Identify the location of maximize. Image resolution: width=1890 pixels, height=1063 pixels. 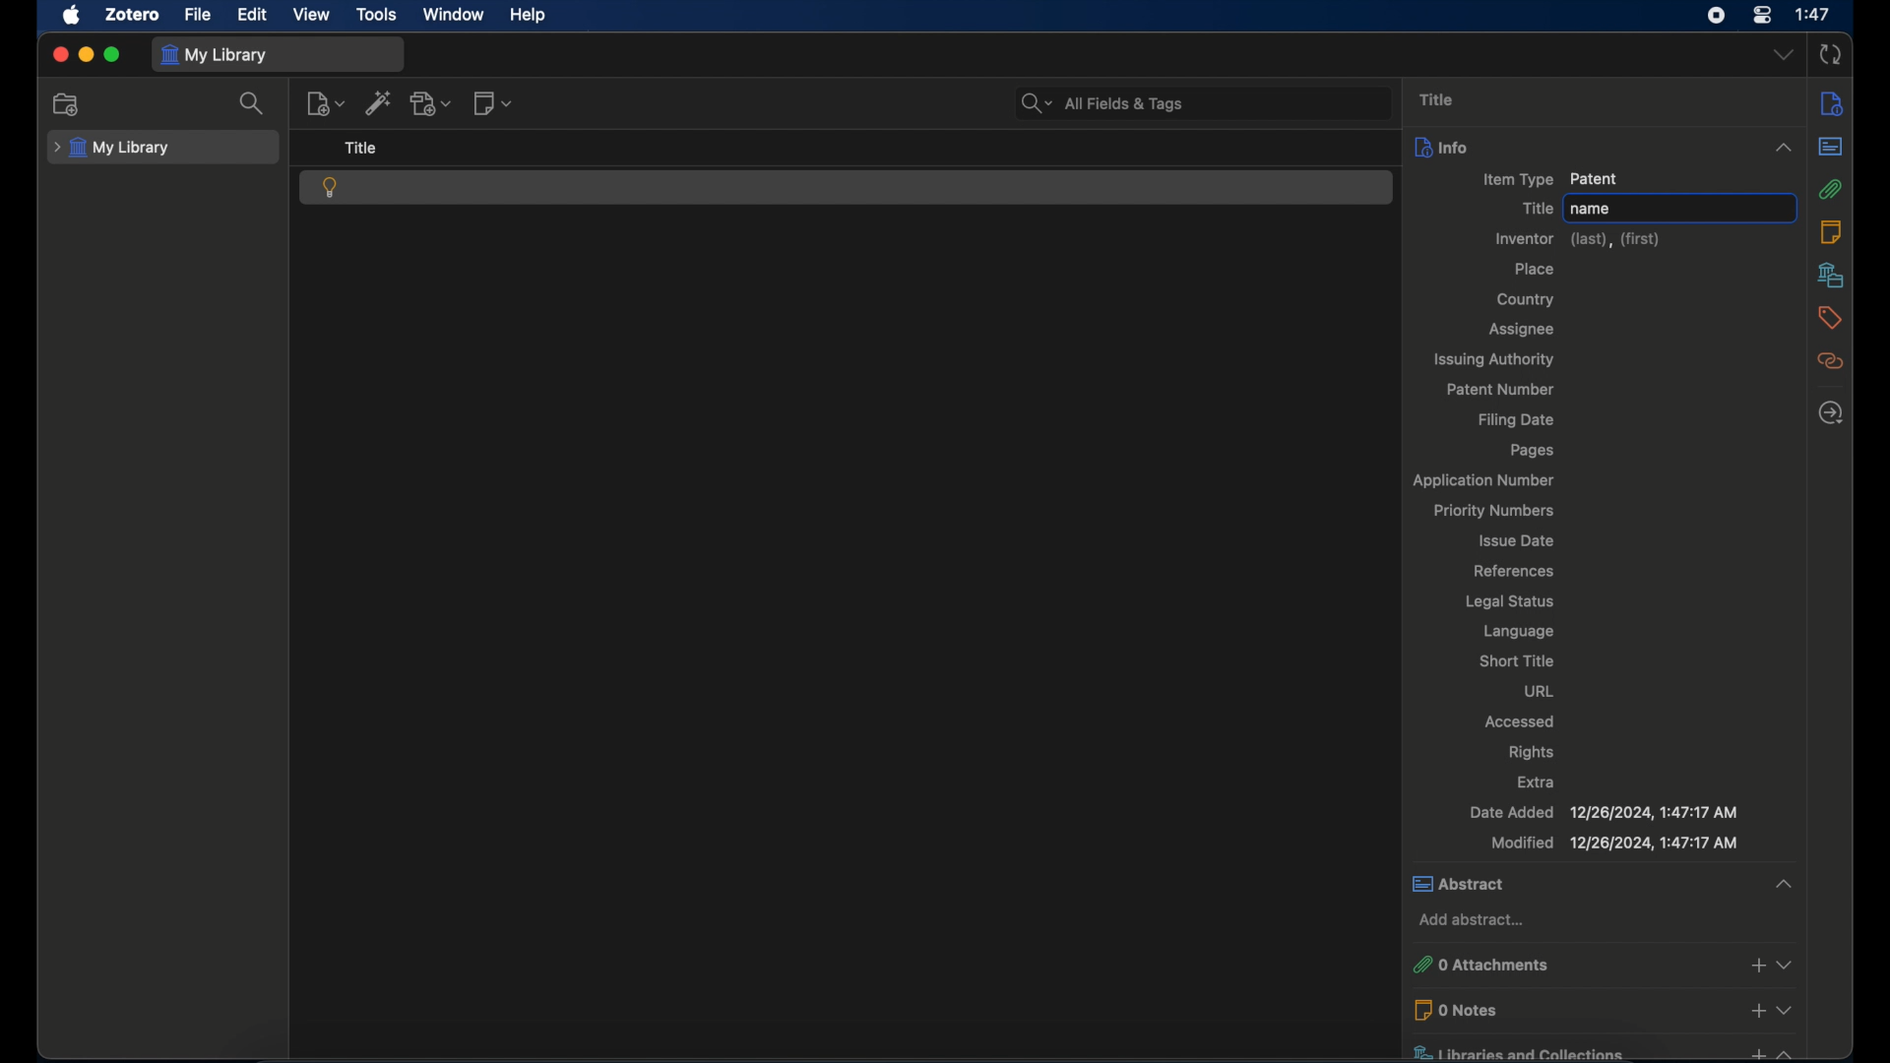
(113, 54).